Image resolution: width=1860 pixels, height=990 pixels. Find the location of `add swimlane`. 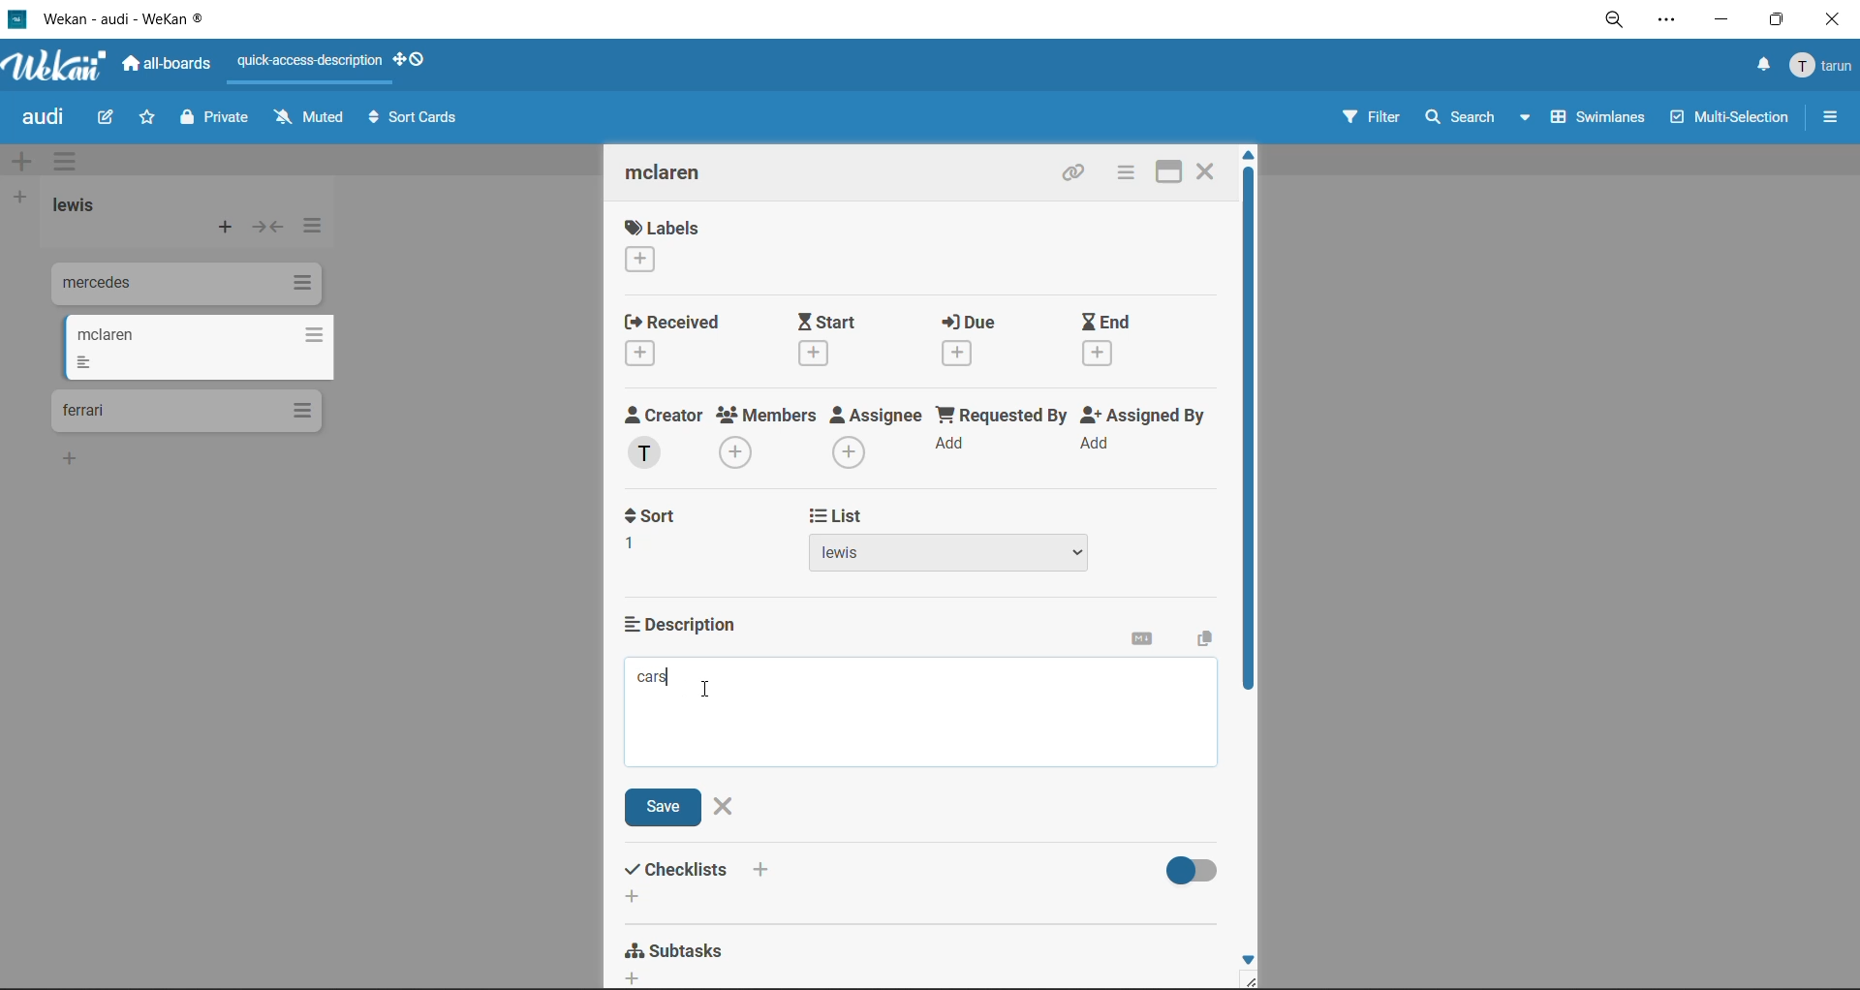

add swimlane is located at coordinates (26, 162).